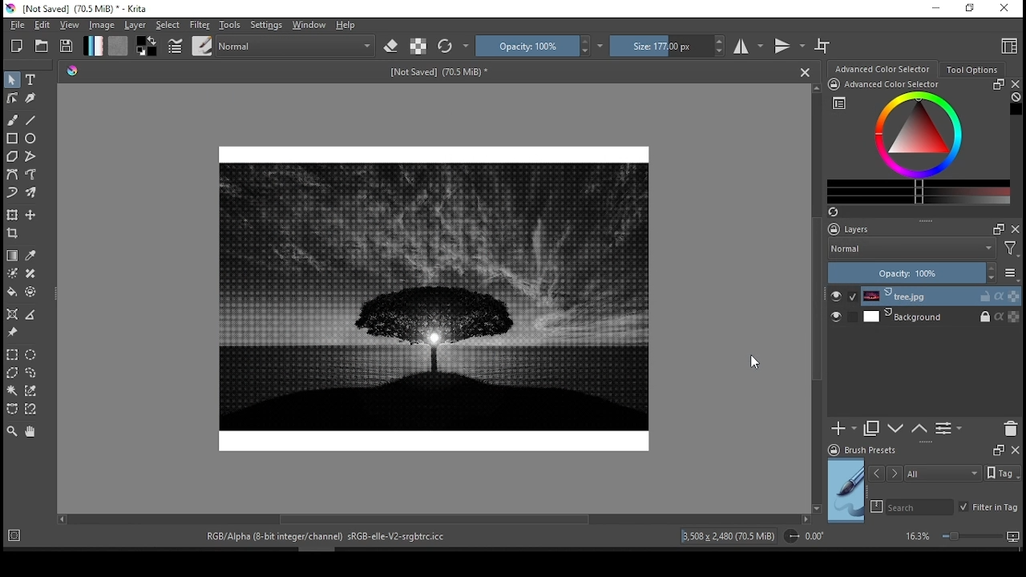  What do you see at coordinates (871, 430) in the screenshot?
I see `duplicate layer` at bounding box center [871, 430].